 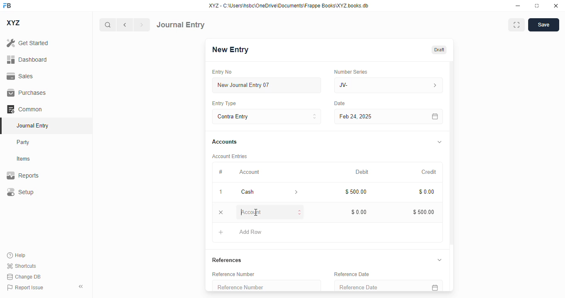 What do you see at coordinates (360, 212) in the screenshot?
I see `$0.00` at bounding box center [360, 212].